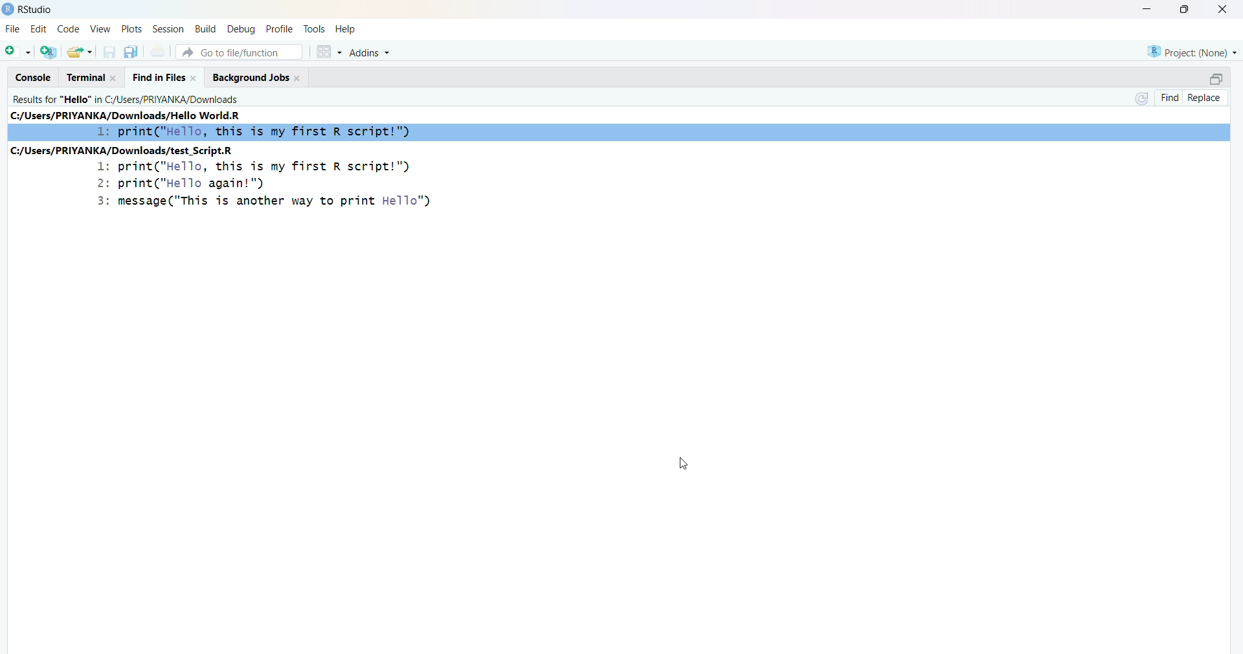 Image resolution: width=1243 pixels, height=654 pixels. I want to click on Help, so click(346, 29).